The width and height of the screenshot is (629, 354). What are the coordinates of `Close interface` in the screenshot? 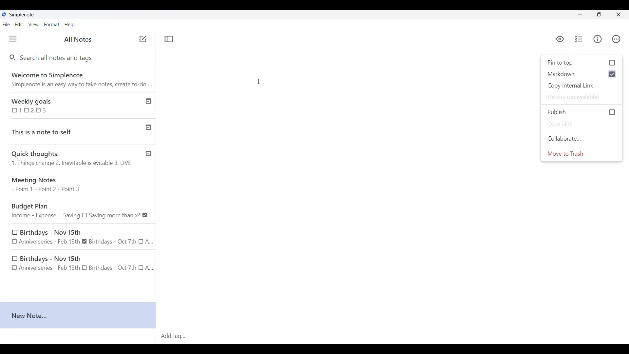 It's located at (618, 14).